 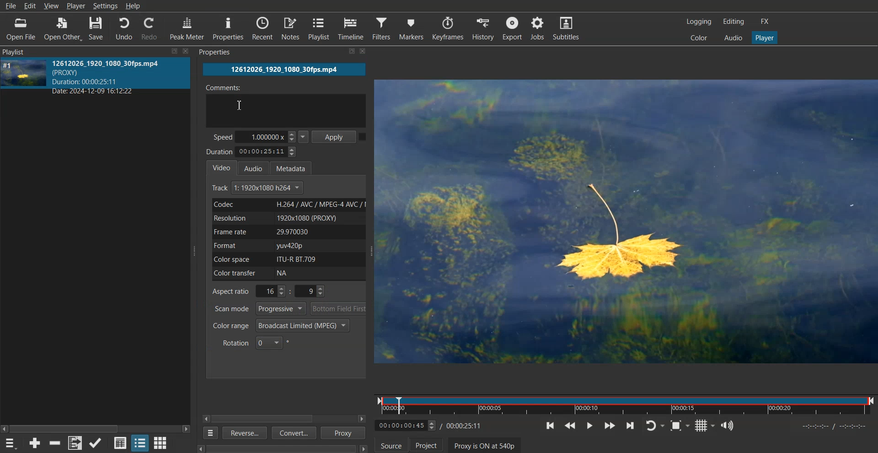 I want to click on Video Time adjuster, so click(x=406, y=425).